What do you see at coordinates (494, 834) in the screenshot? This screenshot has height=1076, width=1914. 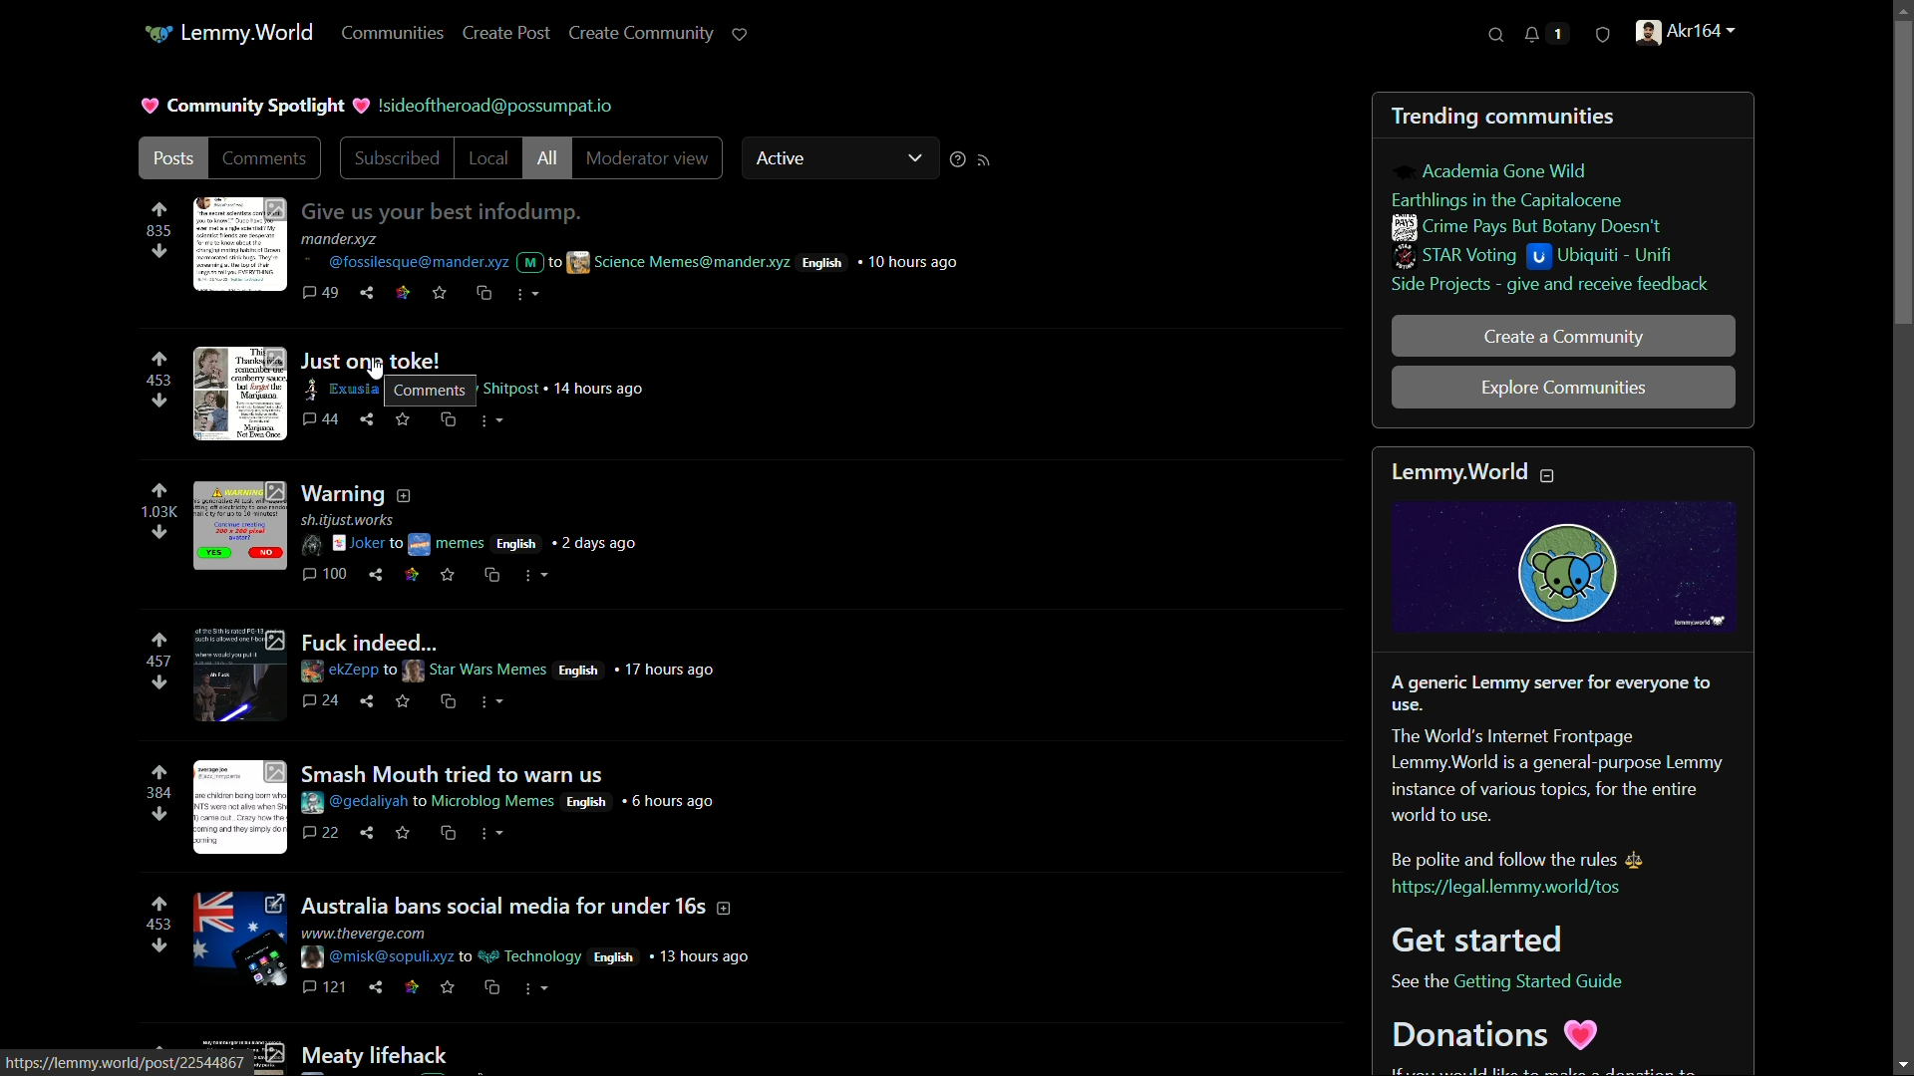 I see `more actions` at bounding box center [494, 834].